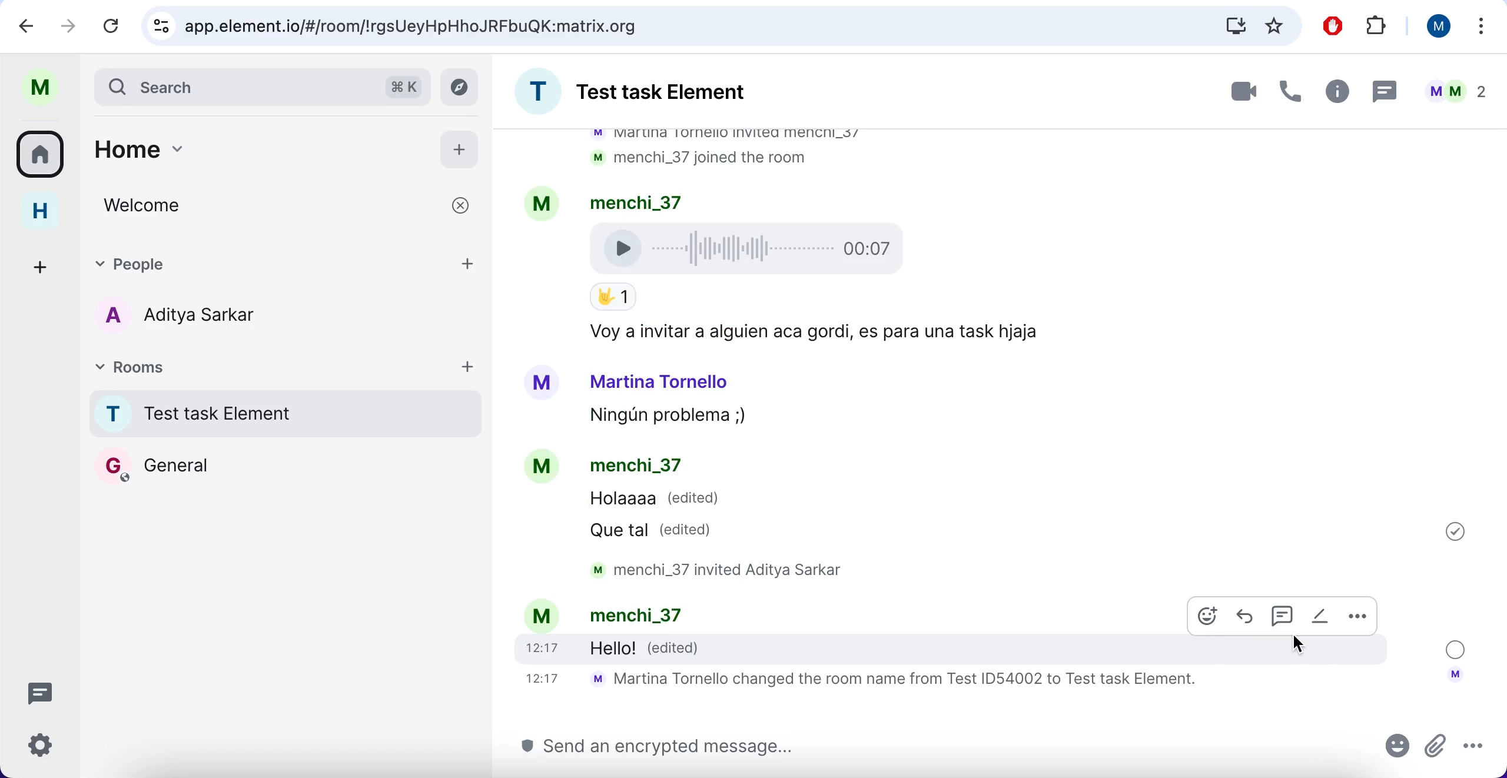 The image size is (1507, 778). What do you see at coordinates (39, 215) in the screenshot?
I see `home` at bounding box center [39, 215].